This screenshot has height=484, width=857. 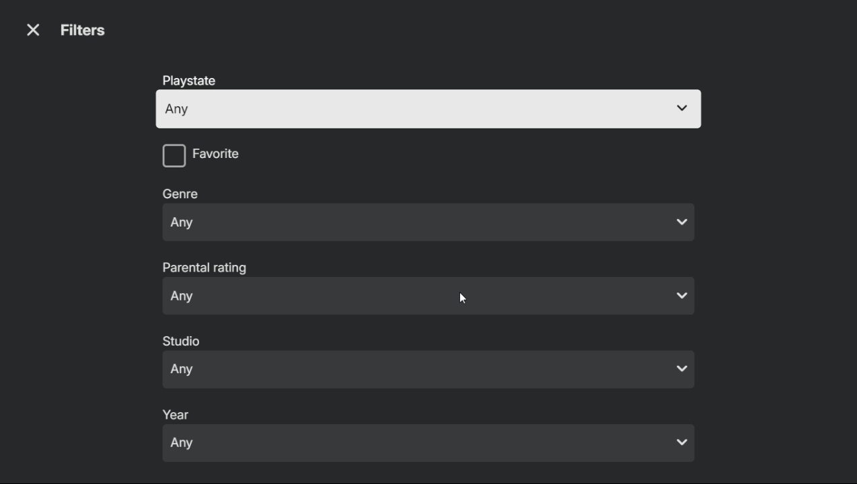 What do you see at coordinates (192, 77) in the screenshot?
I see `playstate` at bounding box center [192, 77].